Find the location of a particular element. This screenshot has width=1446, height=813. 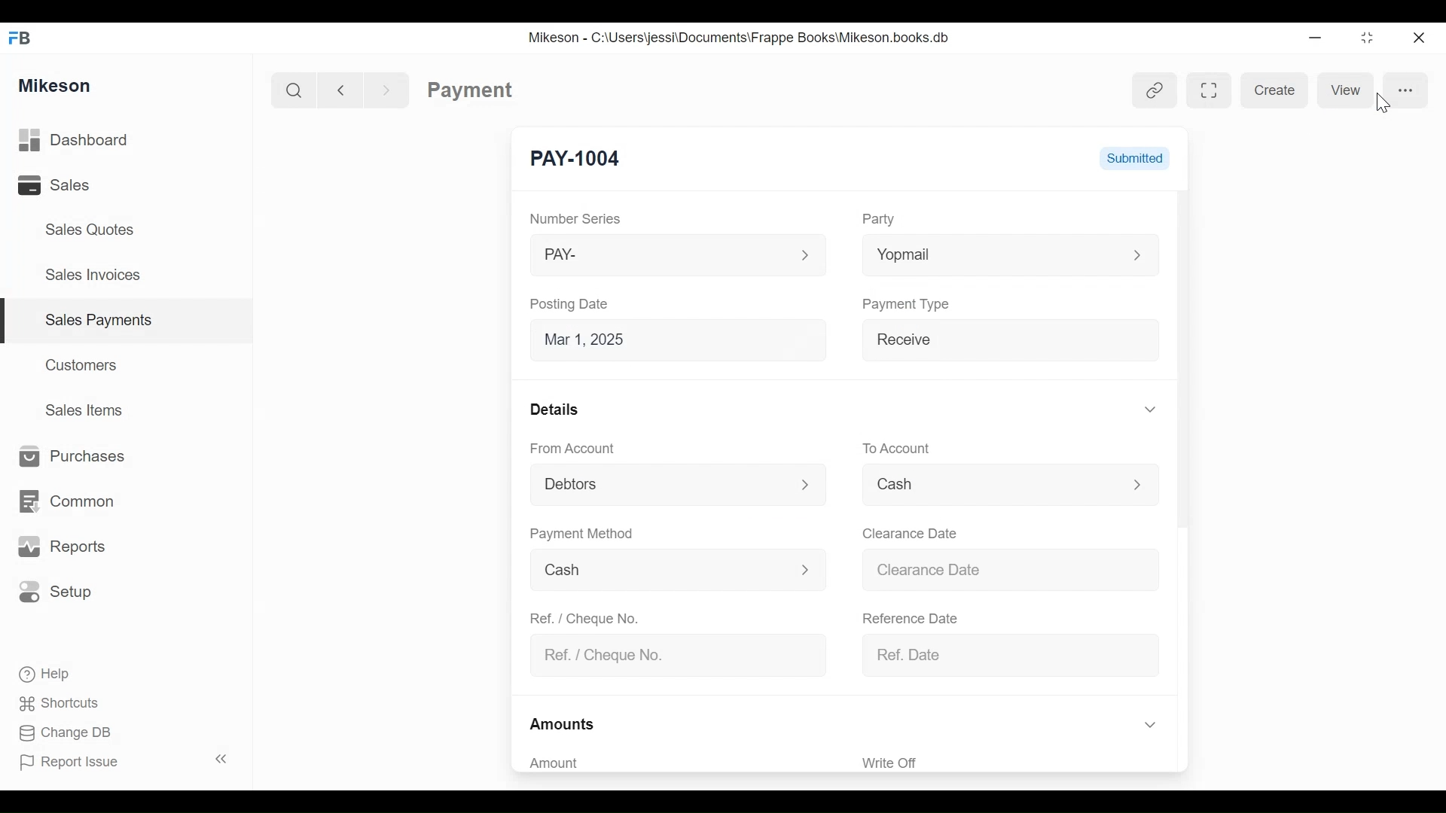

Ref. Date is located at coordinates (1011, 652).